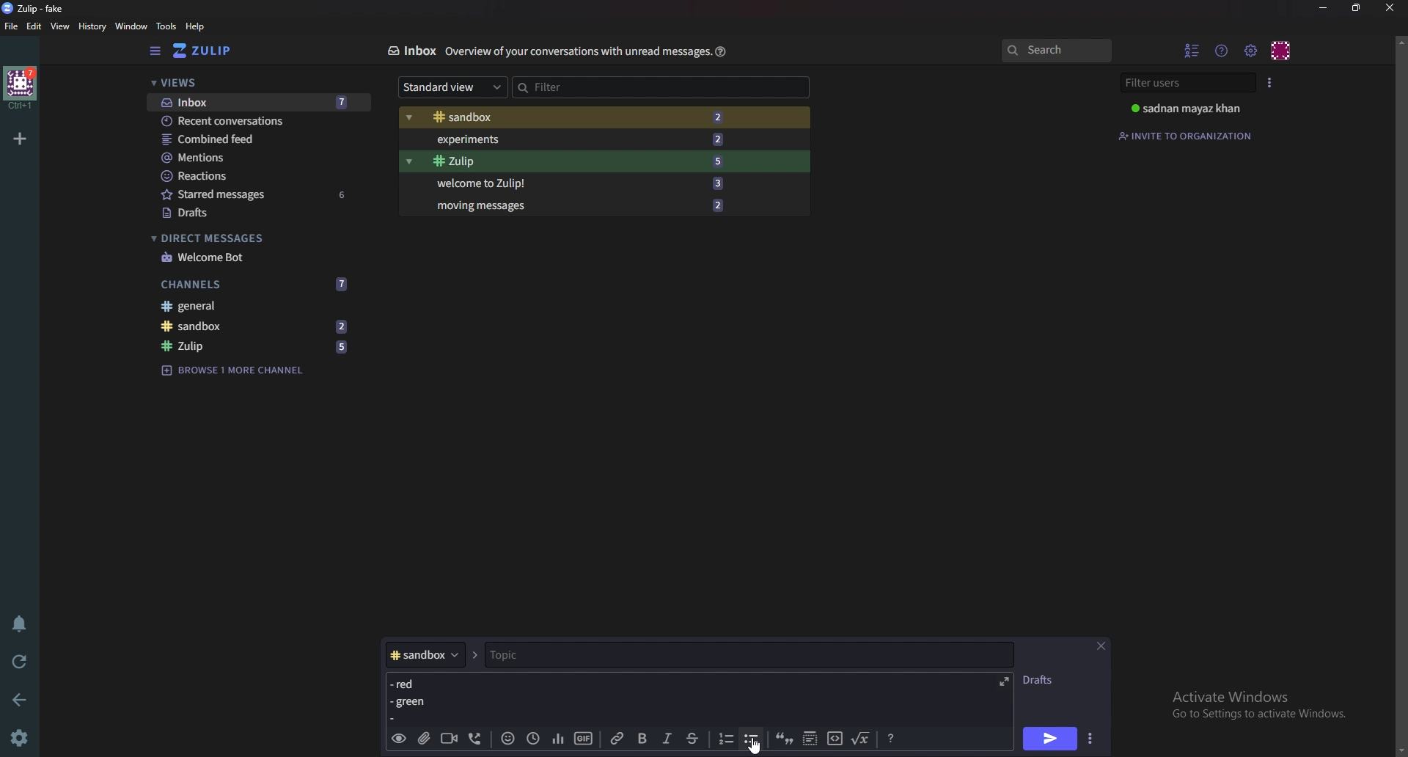  I want to click on Drafts, so click(257, 214).